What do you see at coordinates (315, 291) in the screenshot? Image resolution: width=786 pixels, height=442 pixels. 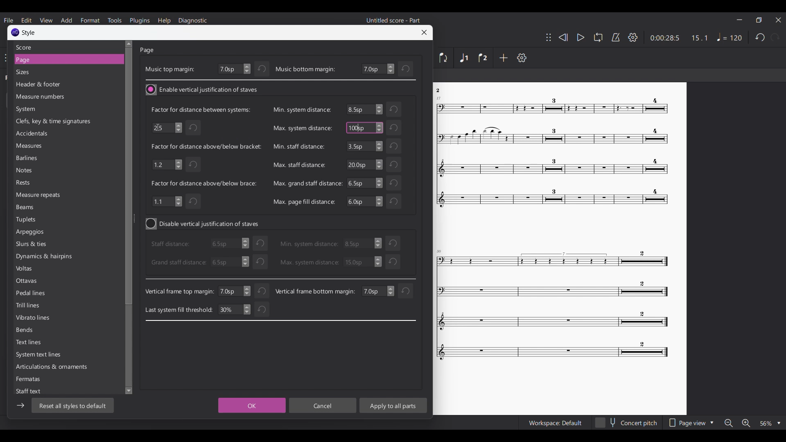 I see `Vertical frame bottom margin` at bounding box center [315, 291].